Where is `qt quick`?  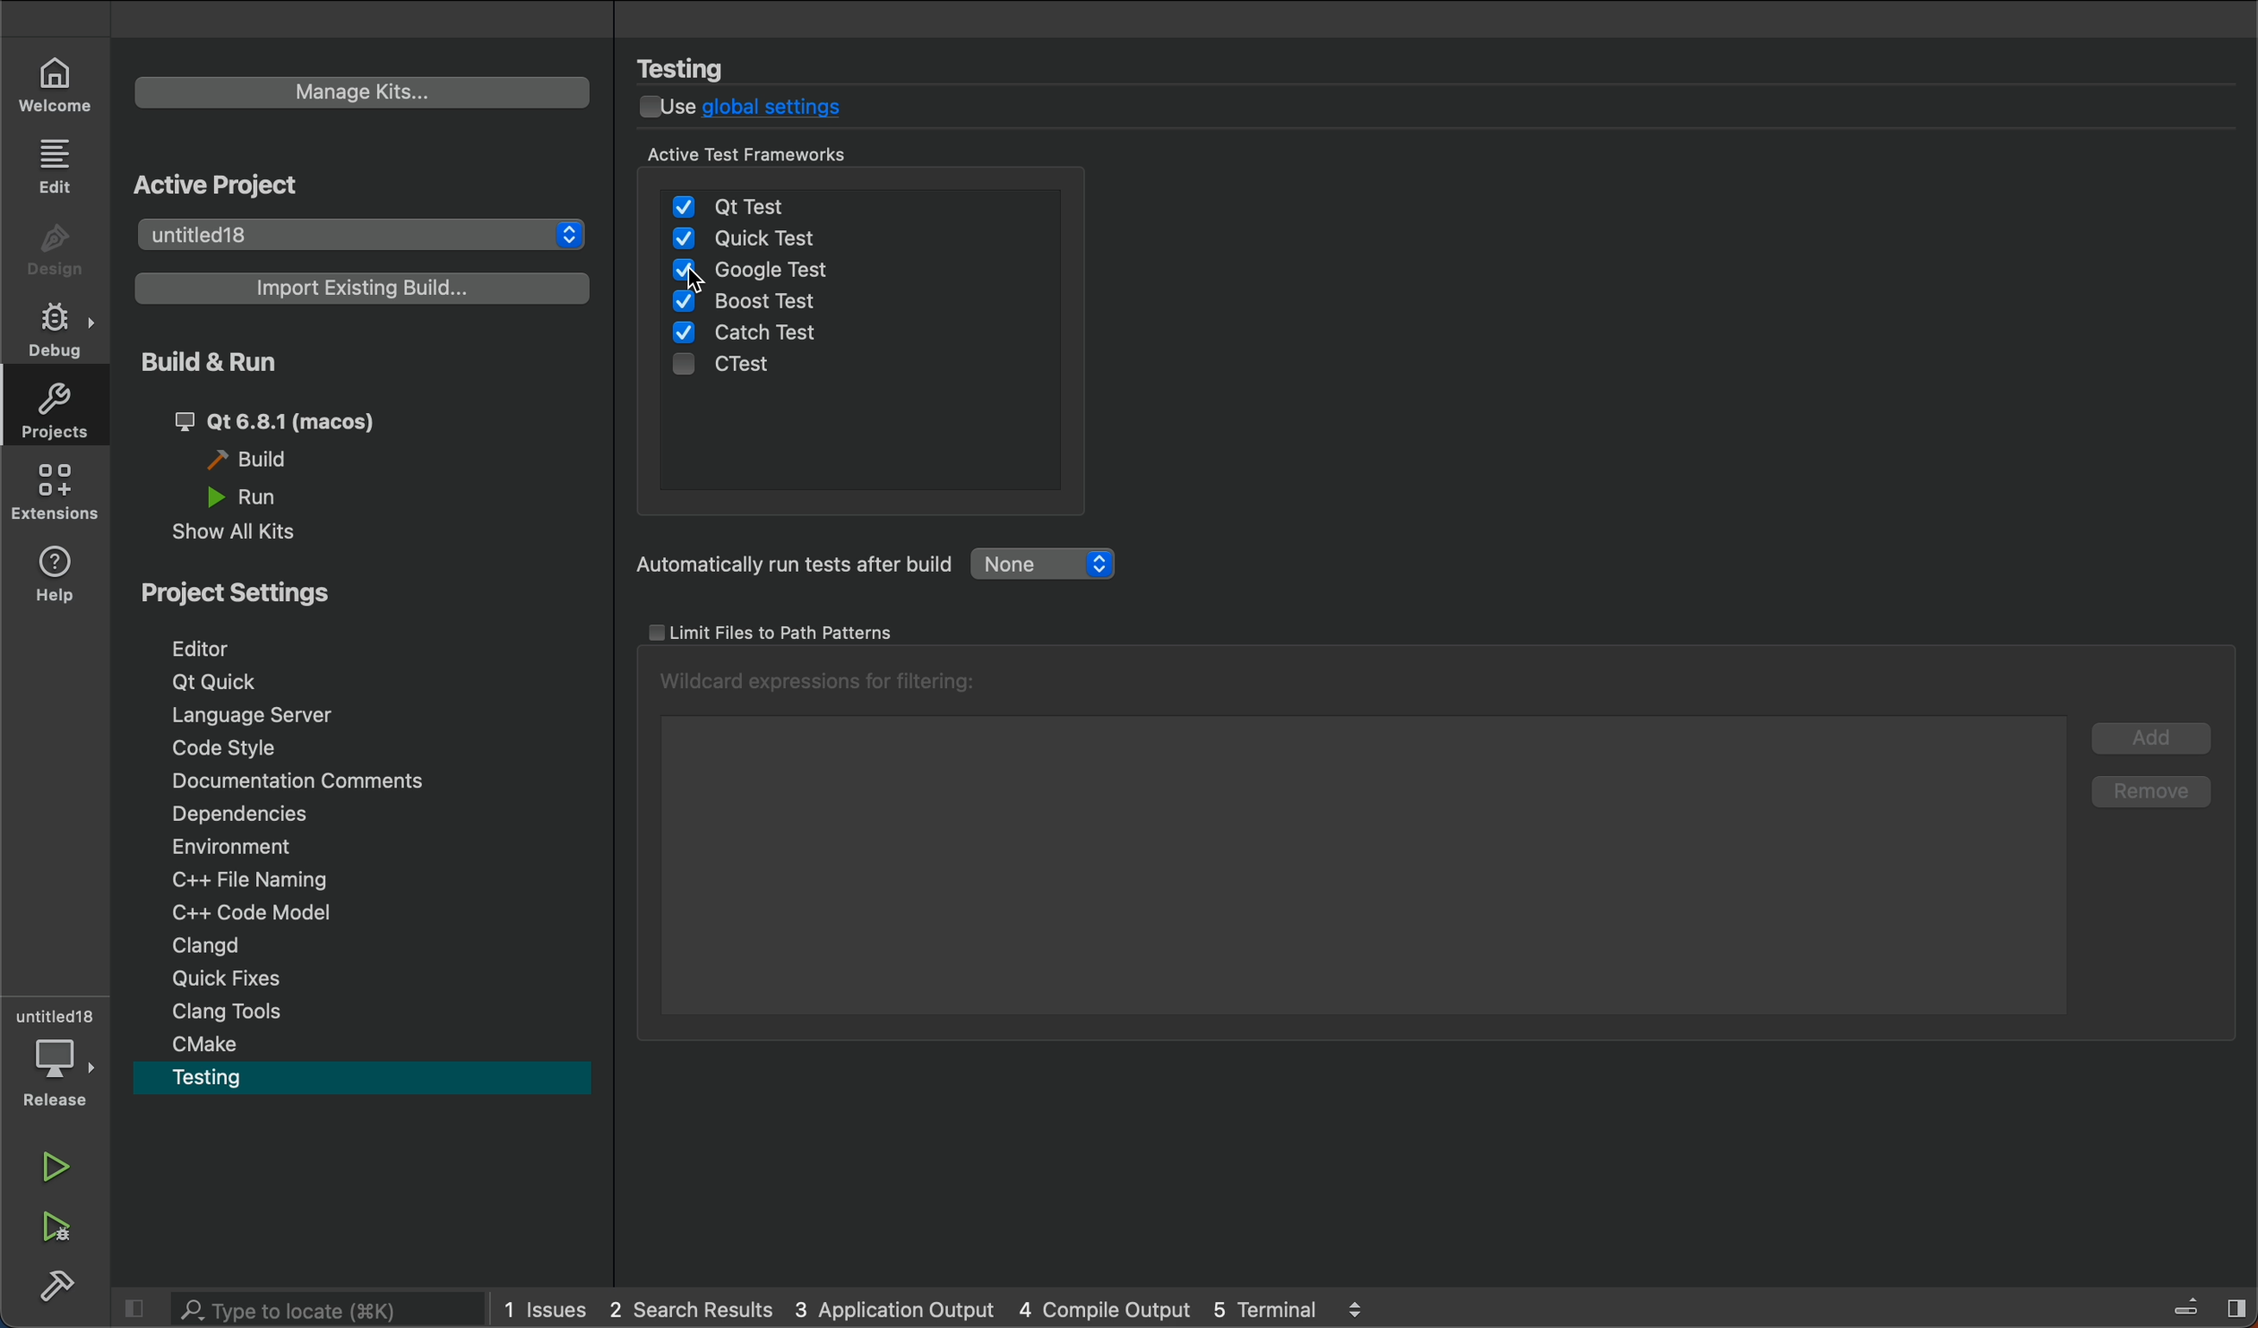
qt quick is located at coordinates (352, 684).